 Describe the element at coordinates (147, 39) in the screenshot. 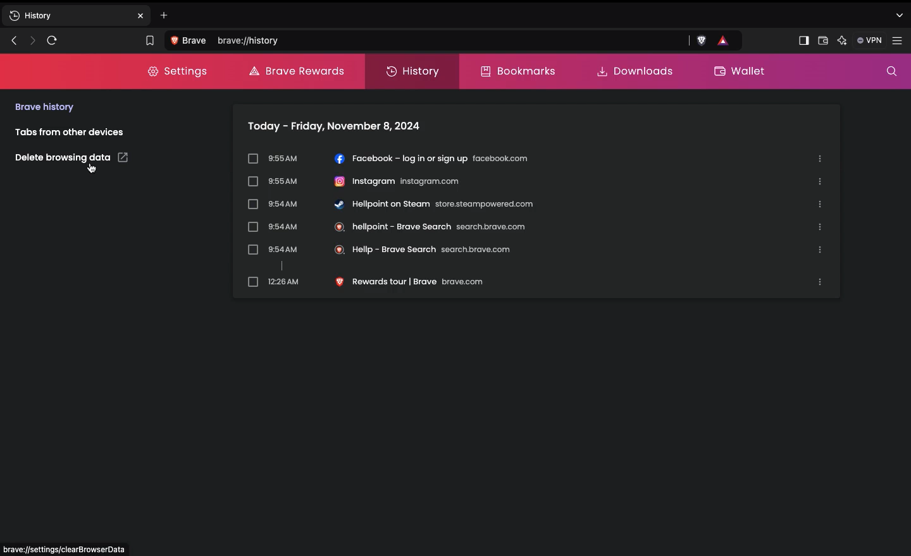

I see `Bookmark` at that location.